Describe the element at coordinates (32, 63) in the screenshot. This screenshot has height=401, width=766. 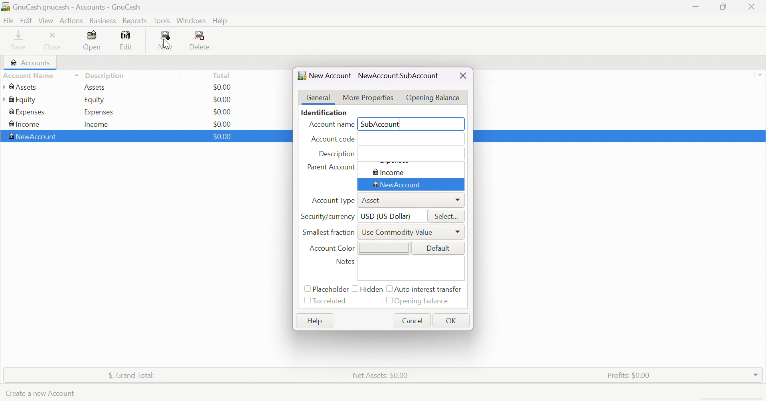
I see `Accounts` at that location.